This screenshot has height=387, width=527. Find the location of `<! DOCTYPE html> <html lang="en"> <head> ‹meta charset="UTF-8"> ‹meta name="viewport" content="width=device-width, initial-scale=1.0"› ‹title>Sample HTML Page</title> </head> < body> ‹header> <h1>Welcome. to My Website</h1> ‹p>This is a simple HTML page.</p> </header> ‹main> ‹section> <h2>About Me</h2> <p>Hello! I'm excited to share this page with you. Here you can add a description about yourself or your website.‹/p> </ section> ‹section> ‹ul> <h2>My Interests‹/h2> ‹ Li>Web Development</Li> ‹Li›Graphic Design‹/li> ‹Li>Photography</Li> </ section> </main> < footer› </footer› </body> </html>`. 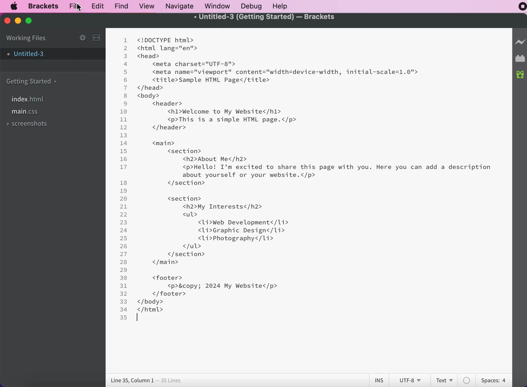

<! DOCTYPE html> <html lang="en"> <head> ‹meta charset="UTF-8"> ‹meta name="viewport" content="width=device-width, initial-scale=1.0"› ‹title>Sample HTML Page</title> </head> < body> ‹header> <h1>Welcome. to My Website</h1> ‹p>This is a simple HTML page.</p> </header> ‹main> ‹section> <h2>About Me</h2> <p>Hello! I'm excited to share this page with you. Here you can add a description about yourself or your website.‹/p> </ section> ‹section> ‹ul> <h2>My Interests‹/h2> ‹ Li>Web Development</Li> ‹Li›Graphic Design‹/li> ‹Li>Photography</Li> </ section> </main> < footer› </footer› </body> </html> is located at coordinates (313, 181).